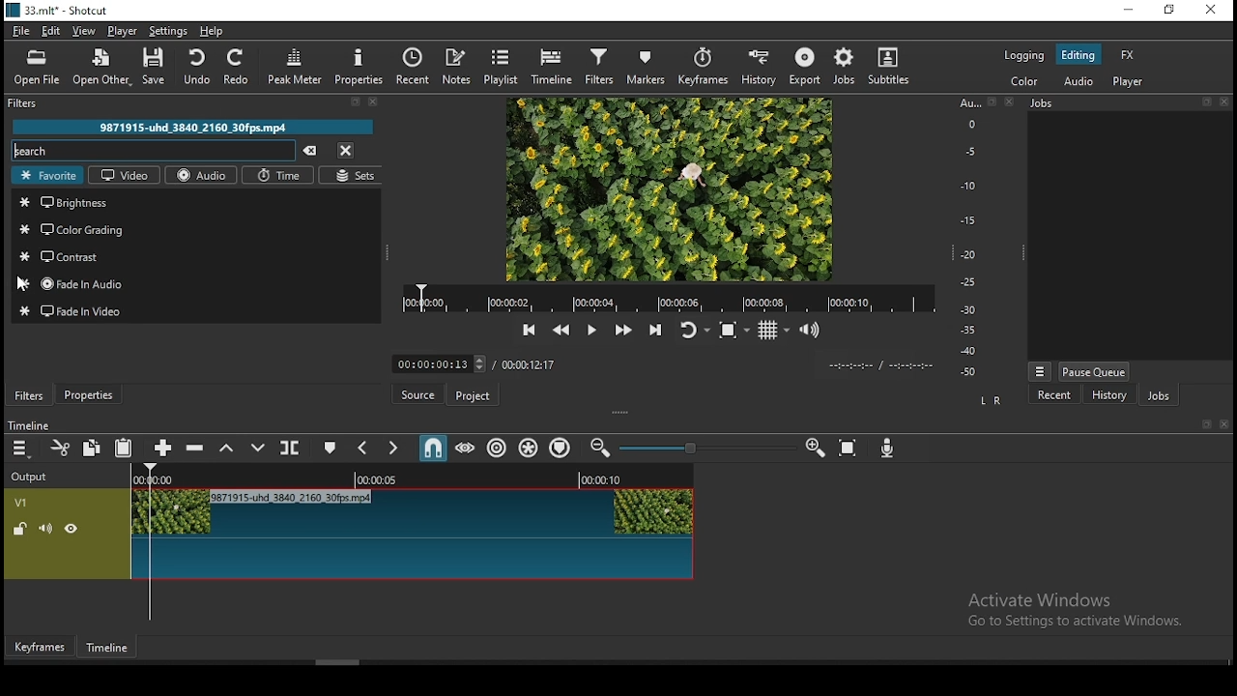 This screenshot has height=696, width=1237. What do you see at coordinates (969, 184) in the screenshot?
I see `-10` at bounding box center [969, 184].